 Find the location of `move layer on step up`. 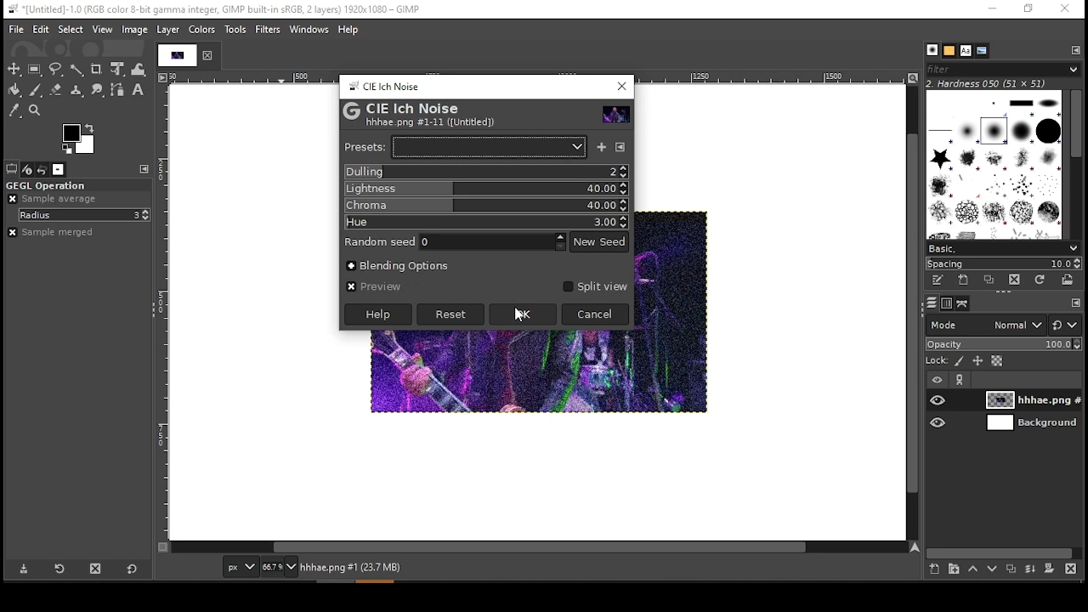

move layer on step up is located at coordinates (976, 569).